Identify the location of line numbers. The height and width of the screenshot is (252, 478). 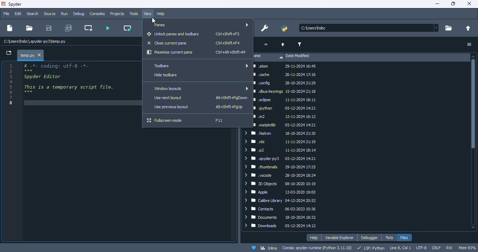
(12, 84).